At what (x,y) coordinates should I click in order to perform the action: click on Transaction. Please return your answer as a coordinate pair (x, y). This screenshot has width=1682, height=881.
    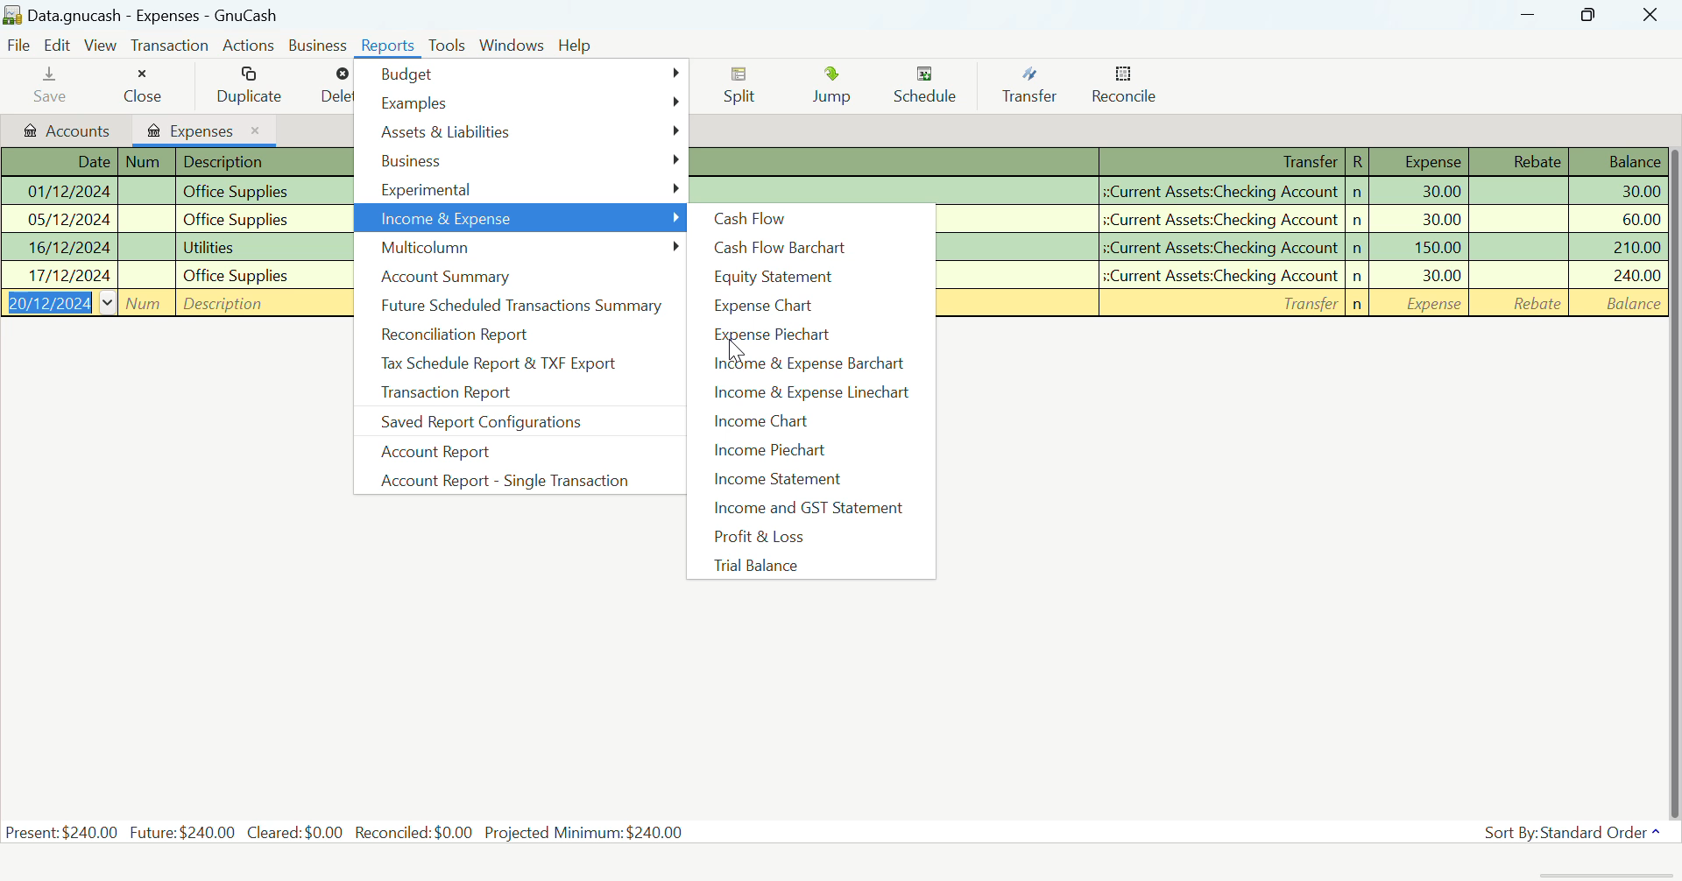
    Looking at the image, I should click on (169, 46).